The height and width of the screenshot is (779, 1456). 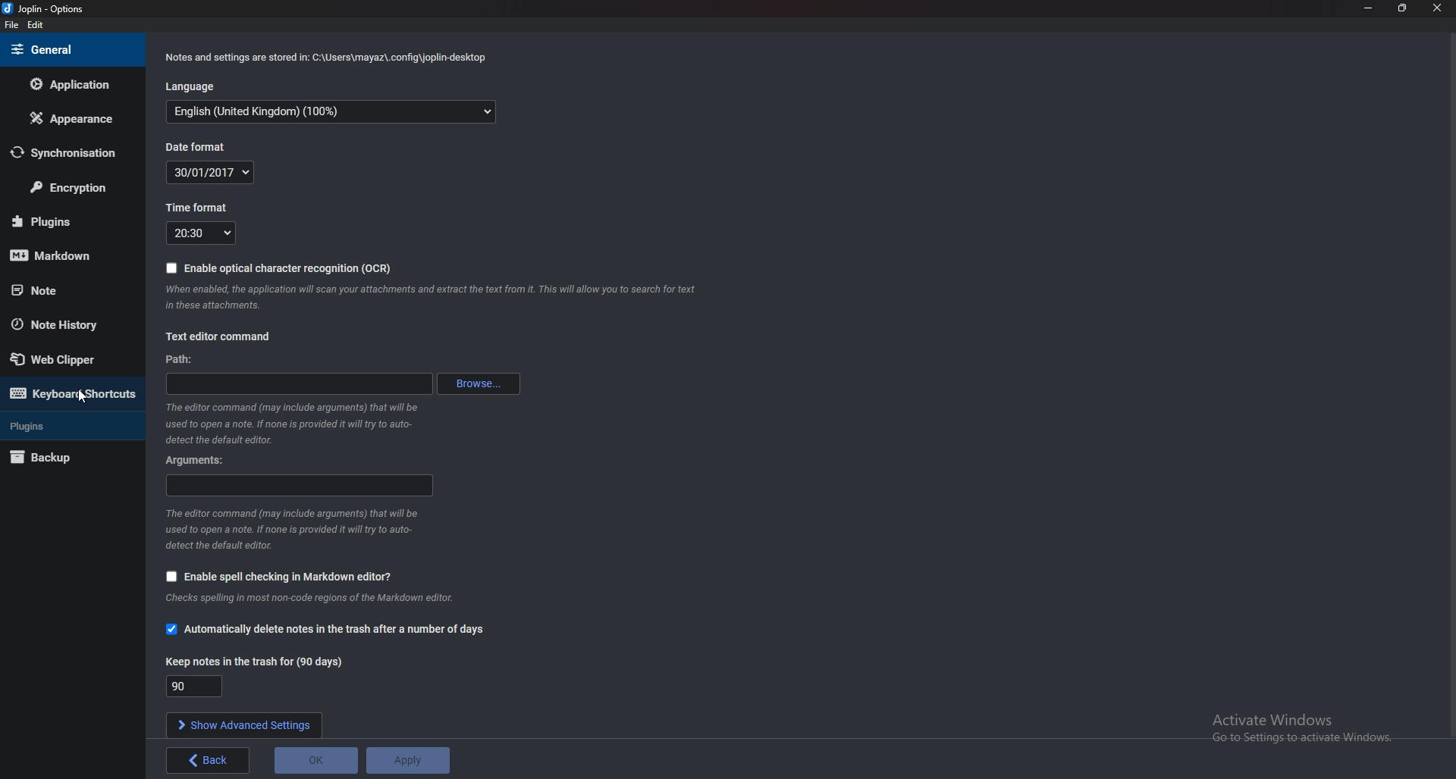 What do you see at coordinates (259, 662) in the screenshot?
I see `Keep notes in the trash for ` at bounding box center [259, 662].